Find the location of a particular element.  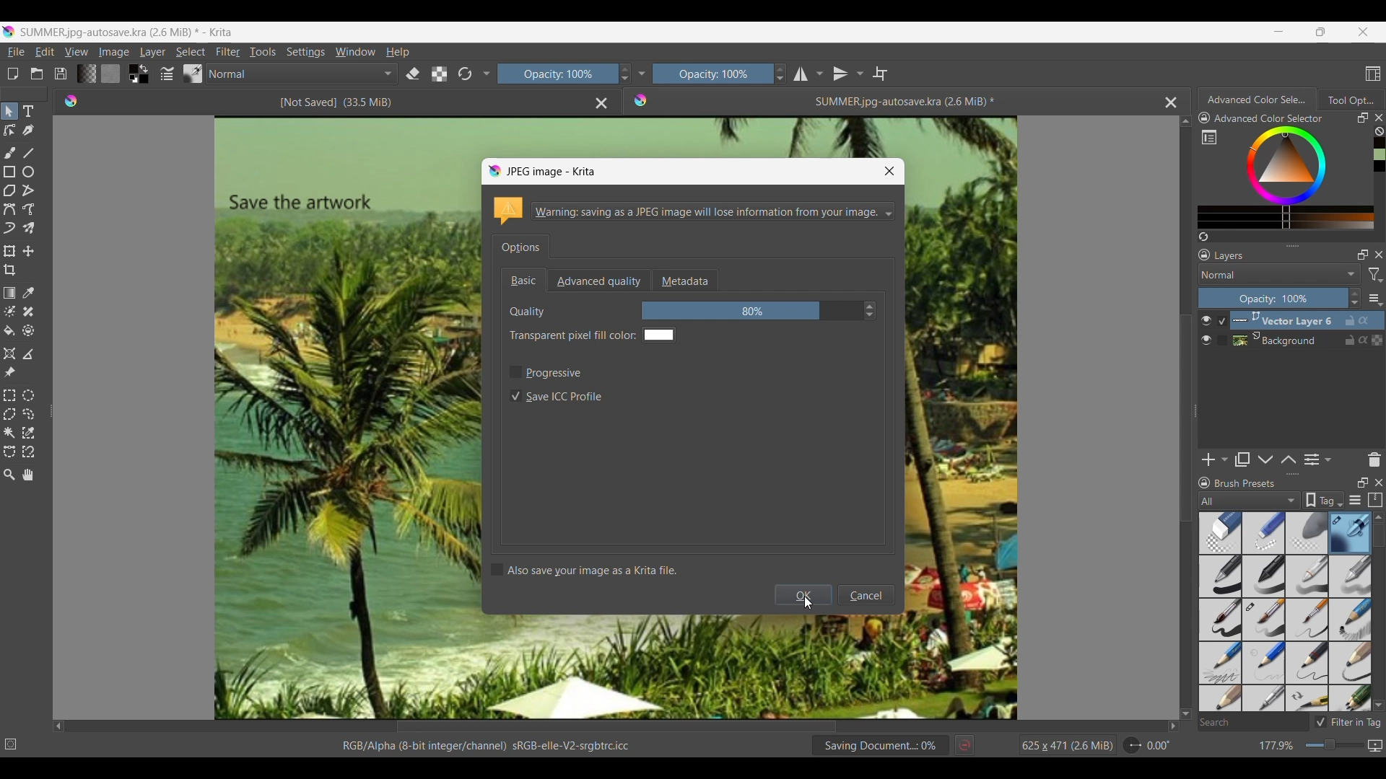

Preserve Alpha is located at coordinates (440, 74).